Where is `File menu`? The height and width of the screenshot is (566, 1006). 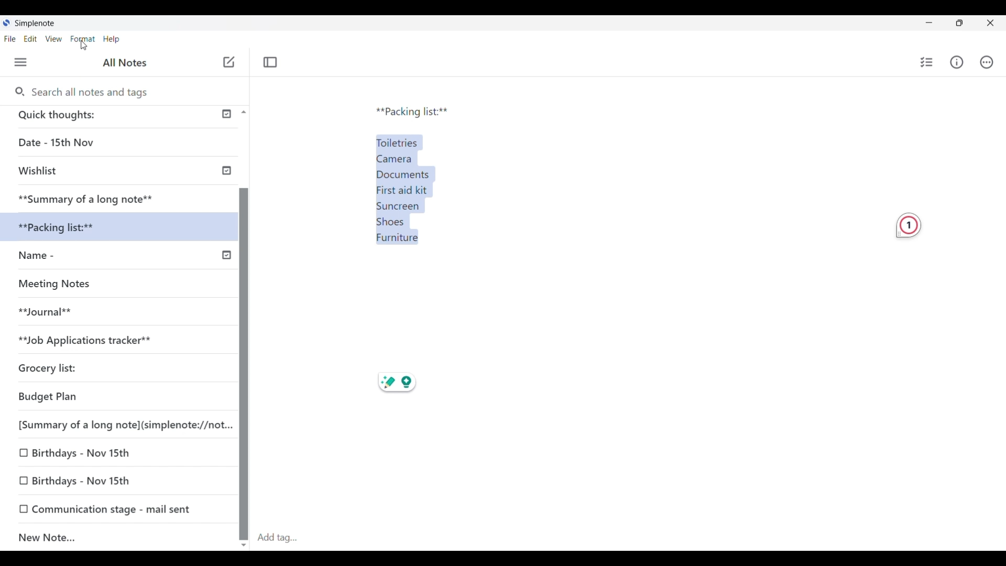 File menu is located at coordinates (10, 39).